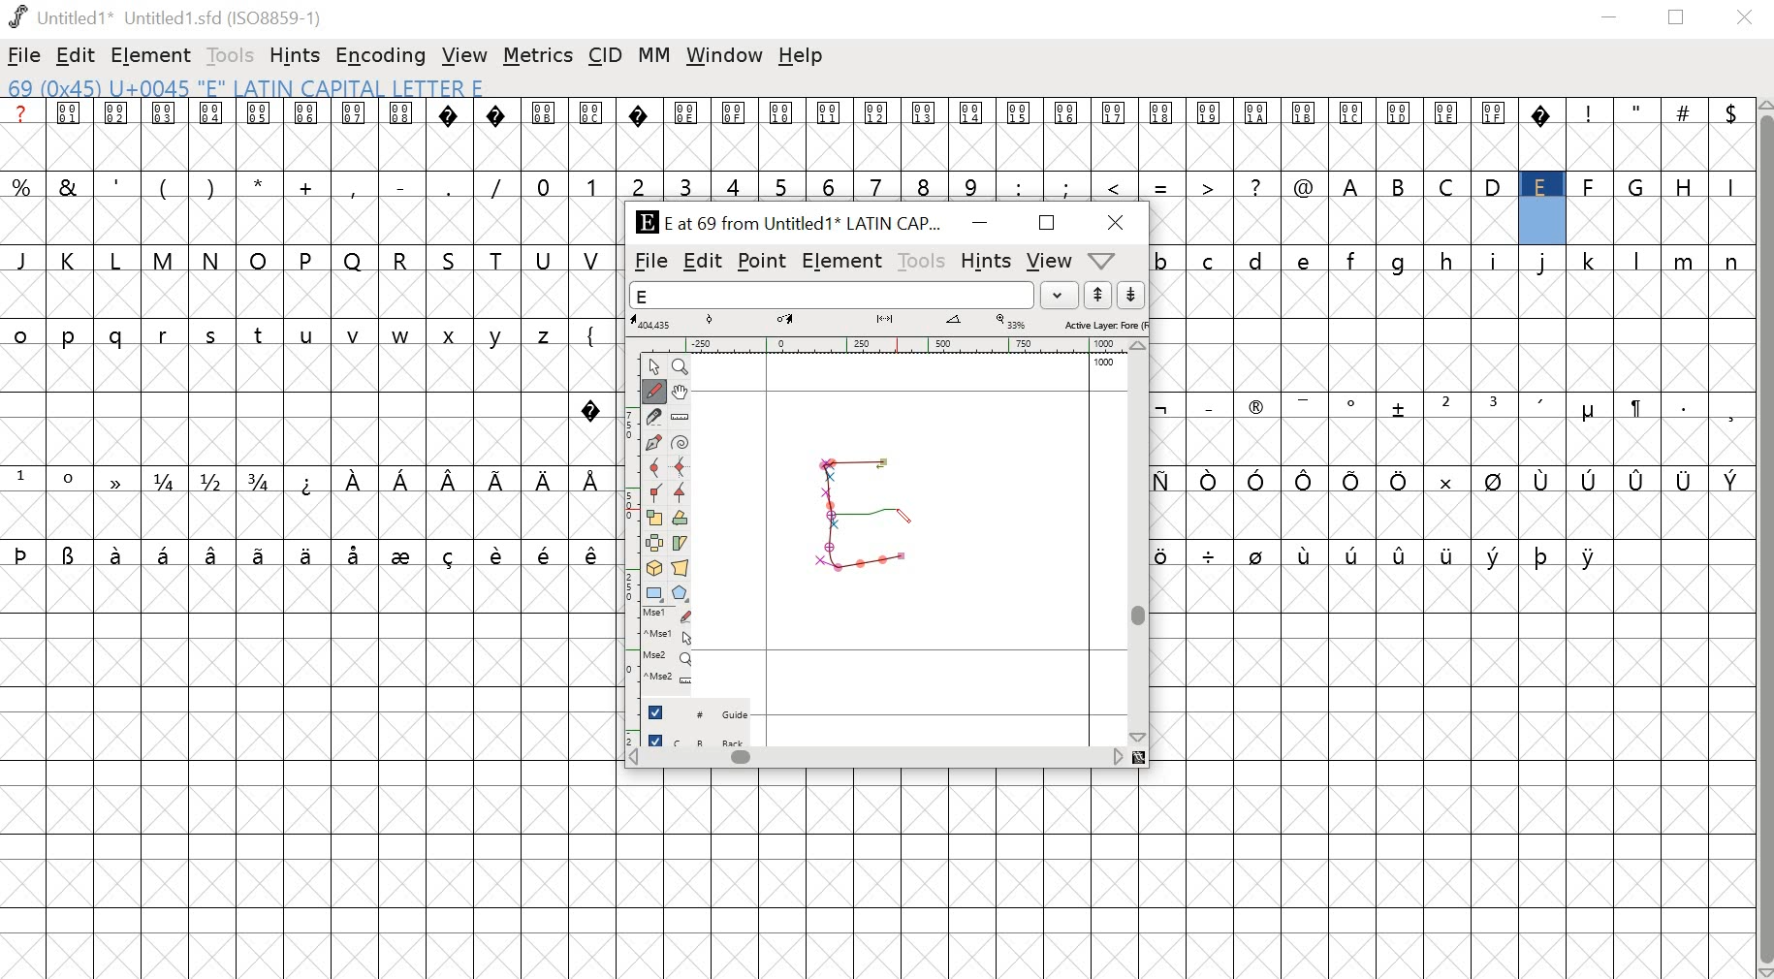 The image size is (1774, 979). What do you see at coordinates (703, 263) in the screenshot?
I see `edit` at bounding box center [703, 263].